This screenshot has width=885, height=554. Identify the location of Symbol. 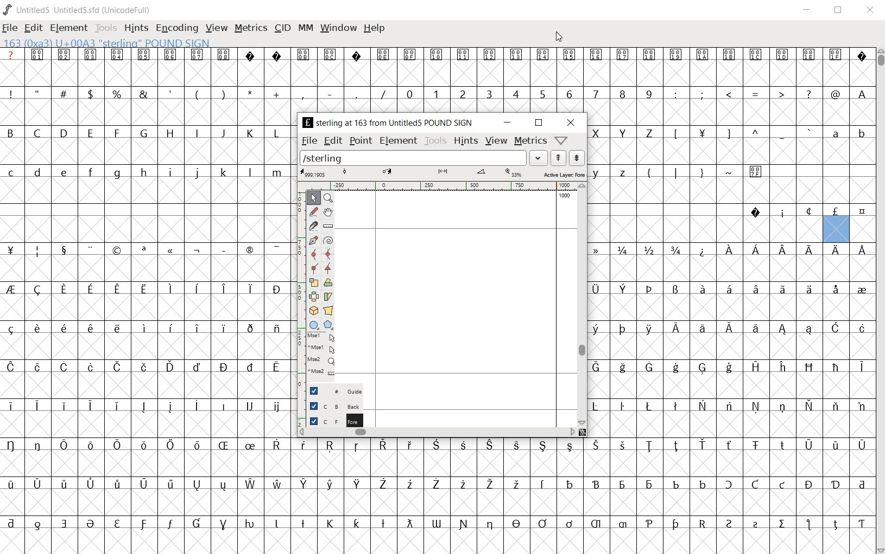
(197, 366).